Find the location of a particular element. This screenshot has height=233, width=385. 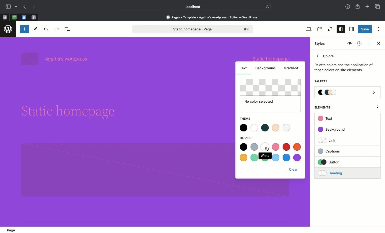

View is located at coordinates (308, 29).